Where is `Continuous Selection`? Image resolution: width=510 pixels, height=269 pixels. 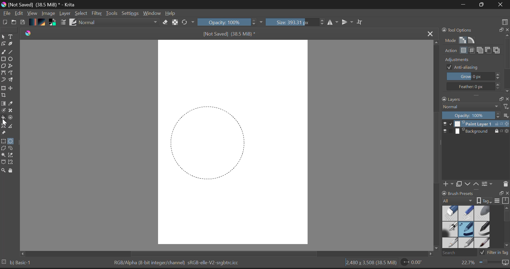 Continuous Selection is located at coordinates (4, 155).